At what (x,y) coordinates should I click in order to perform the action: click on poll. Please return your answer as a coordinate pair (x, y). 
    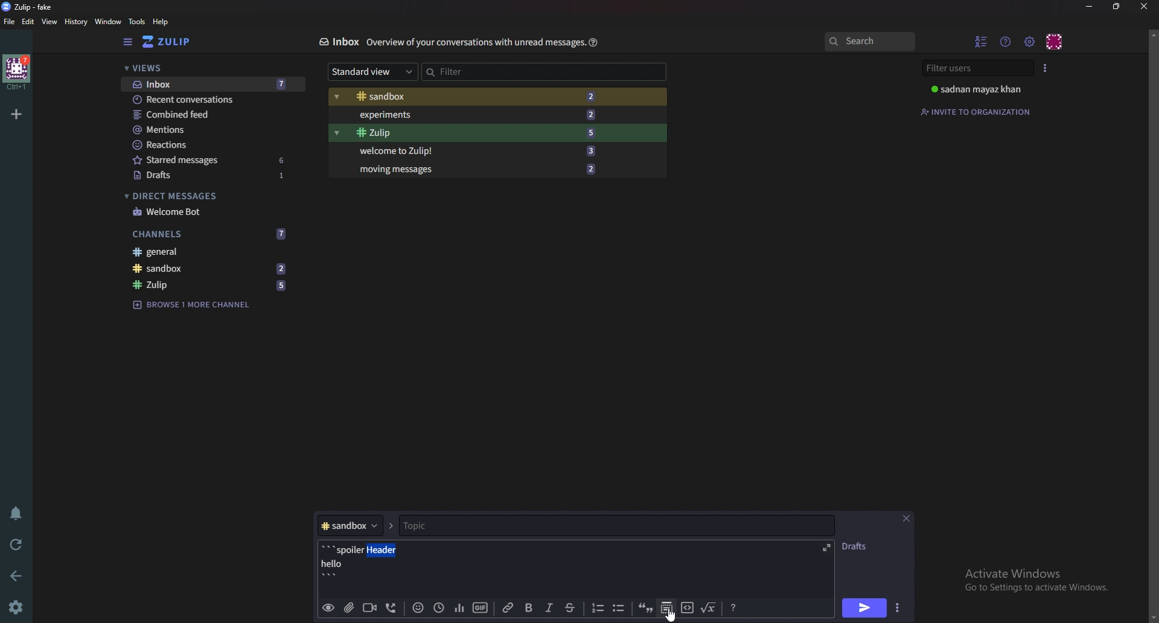
    Looking at the image, I should click on (461, 608).